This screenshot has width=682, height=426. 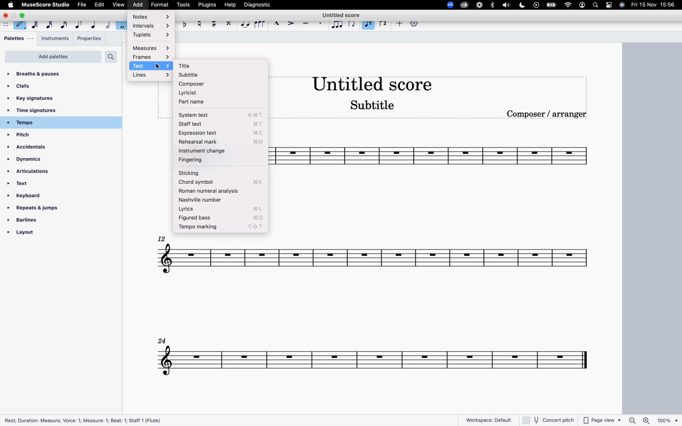 What do you see at coordinates (373, 83) in the screenshot?
I see `score title` at bounding box center [373, 83].